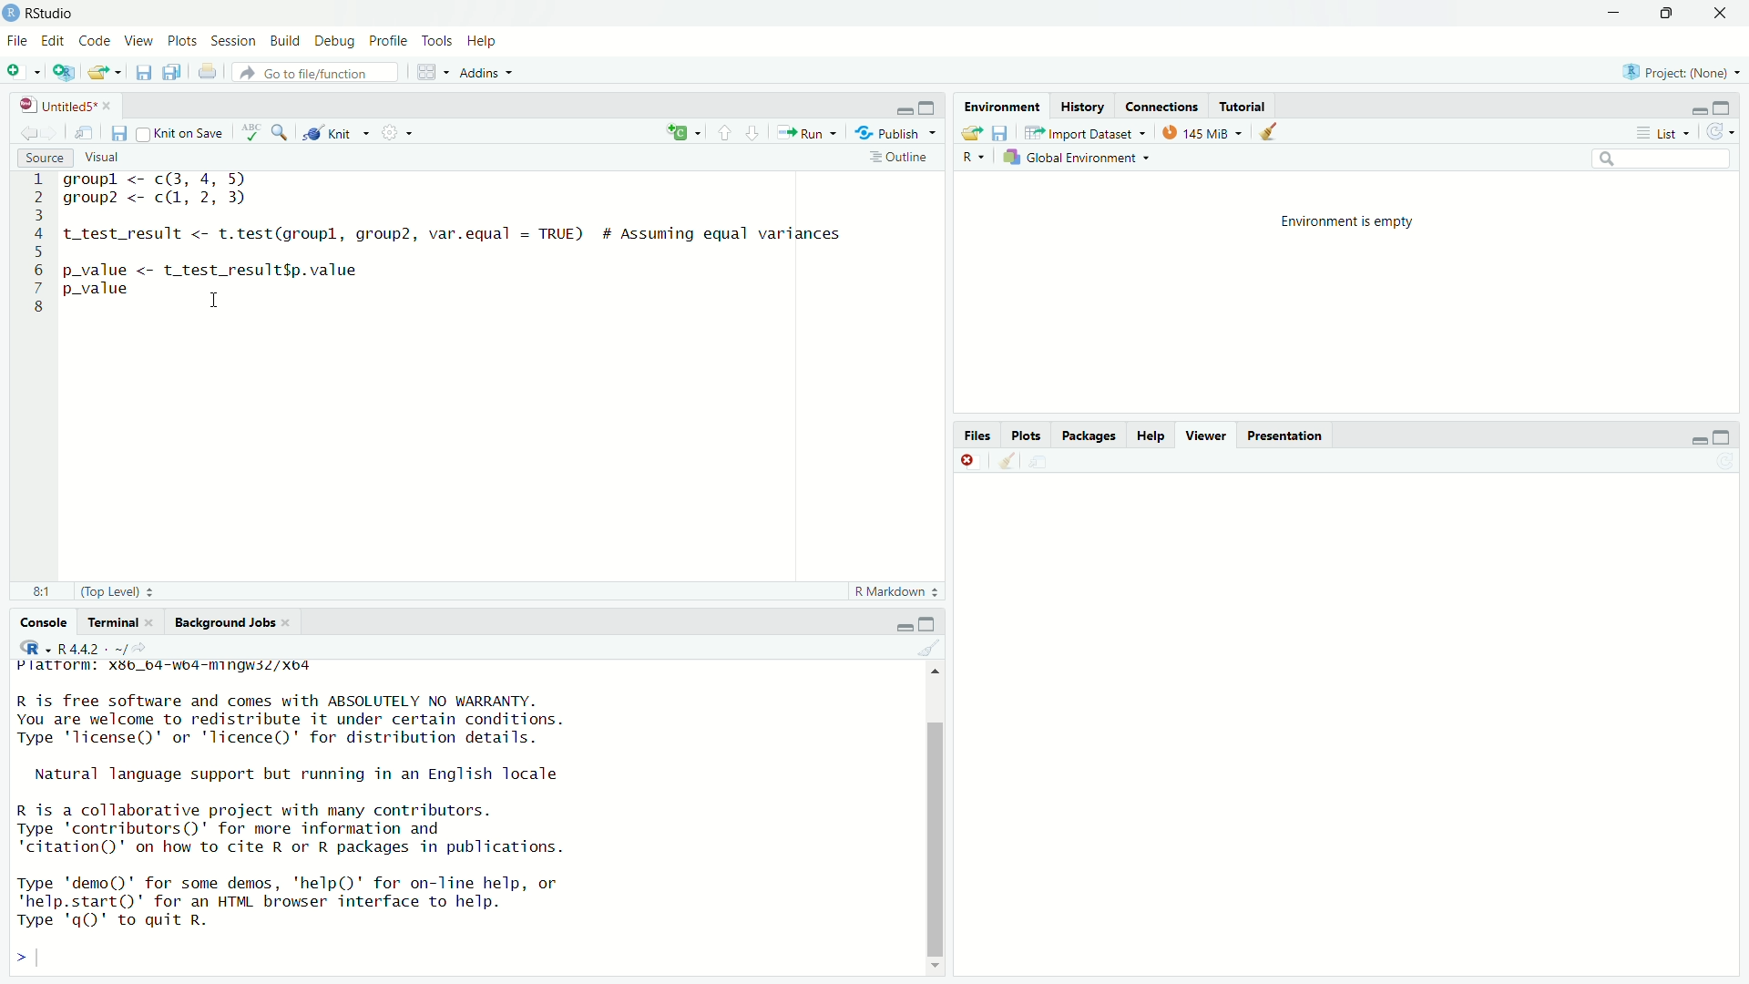 The height and width of the screenshot is (984, 1749). Describe the element at coordinates (803, 131) in the screenshot. I see `Run ` at that location.